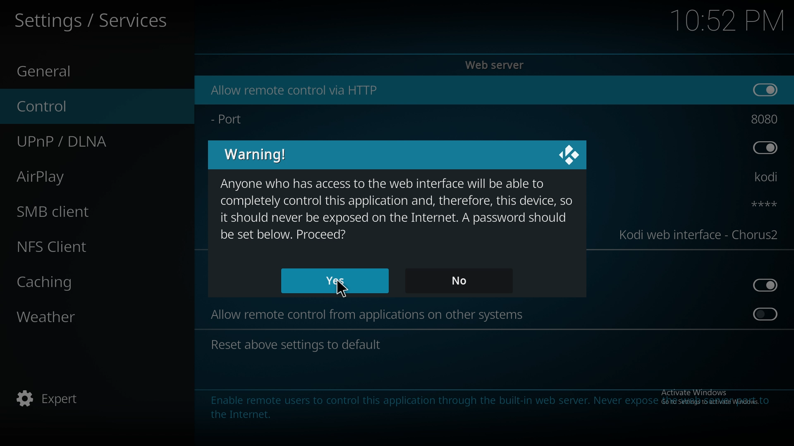 This screenshot has height=446, width=794. What do you see at coordinates (767, 313) in the screenshot?
I see `toggle` at bounding box center [767, 313].